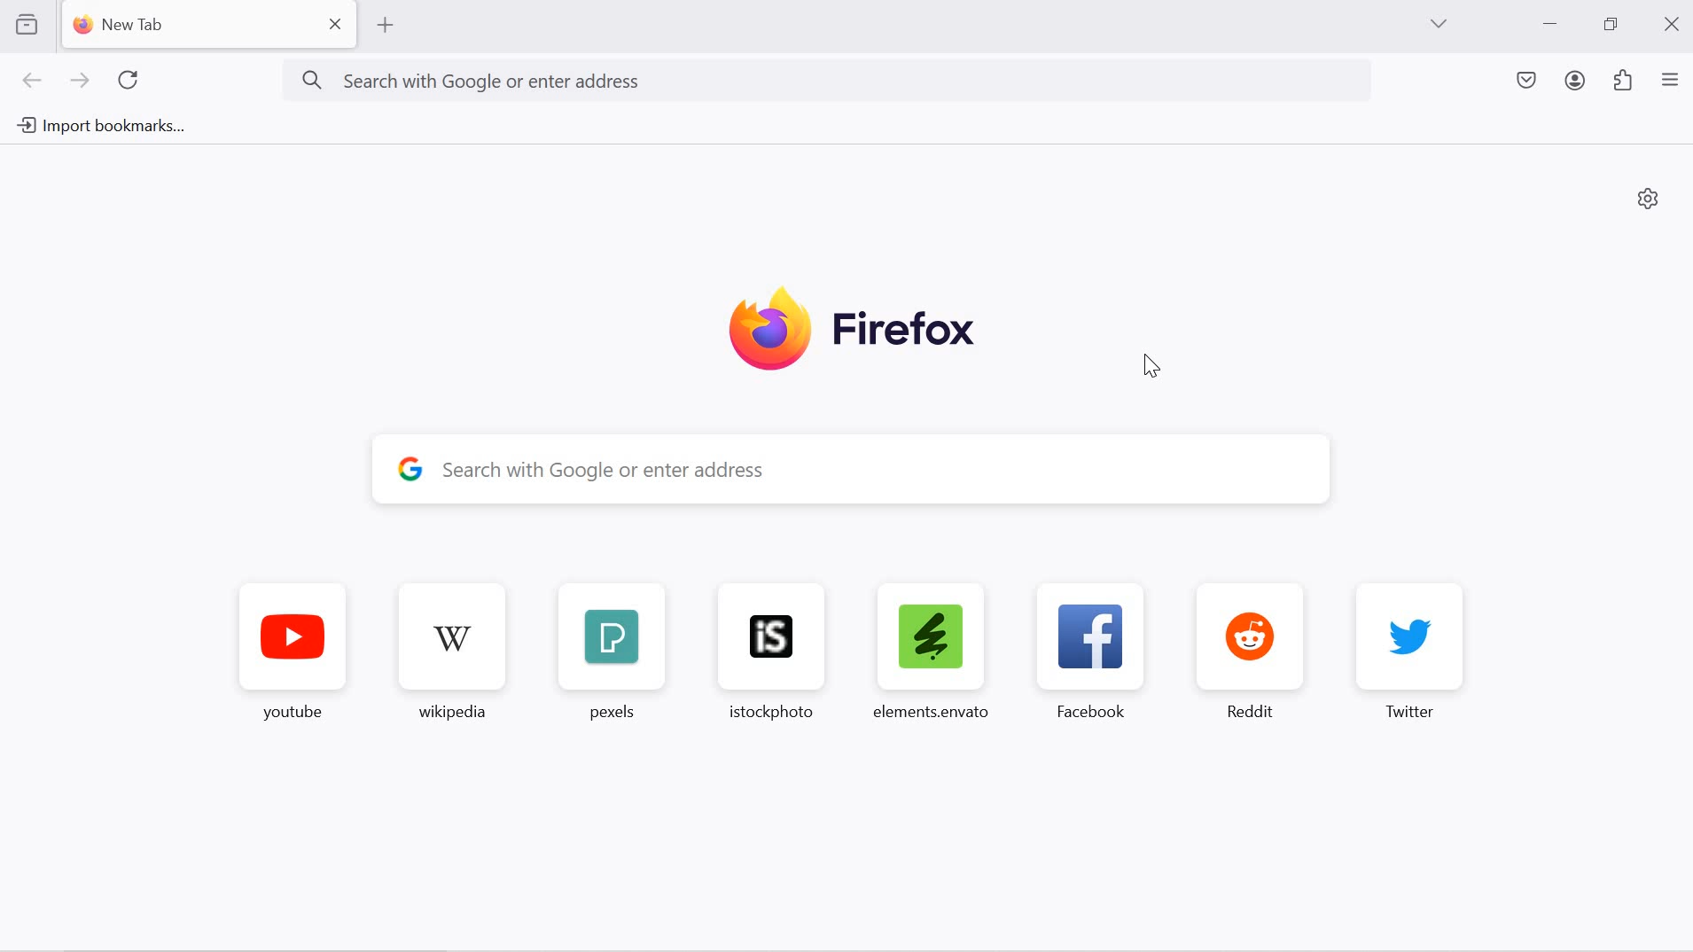 The image size is (1693, 952). I want to click on close, so click(1670, 25).